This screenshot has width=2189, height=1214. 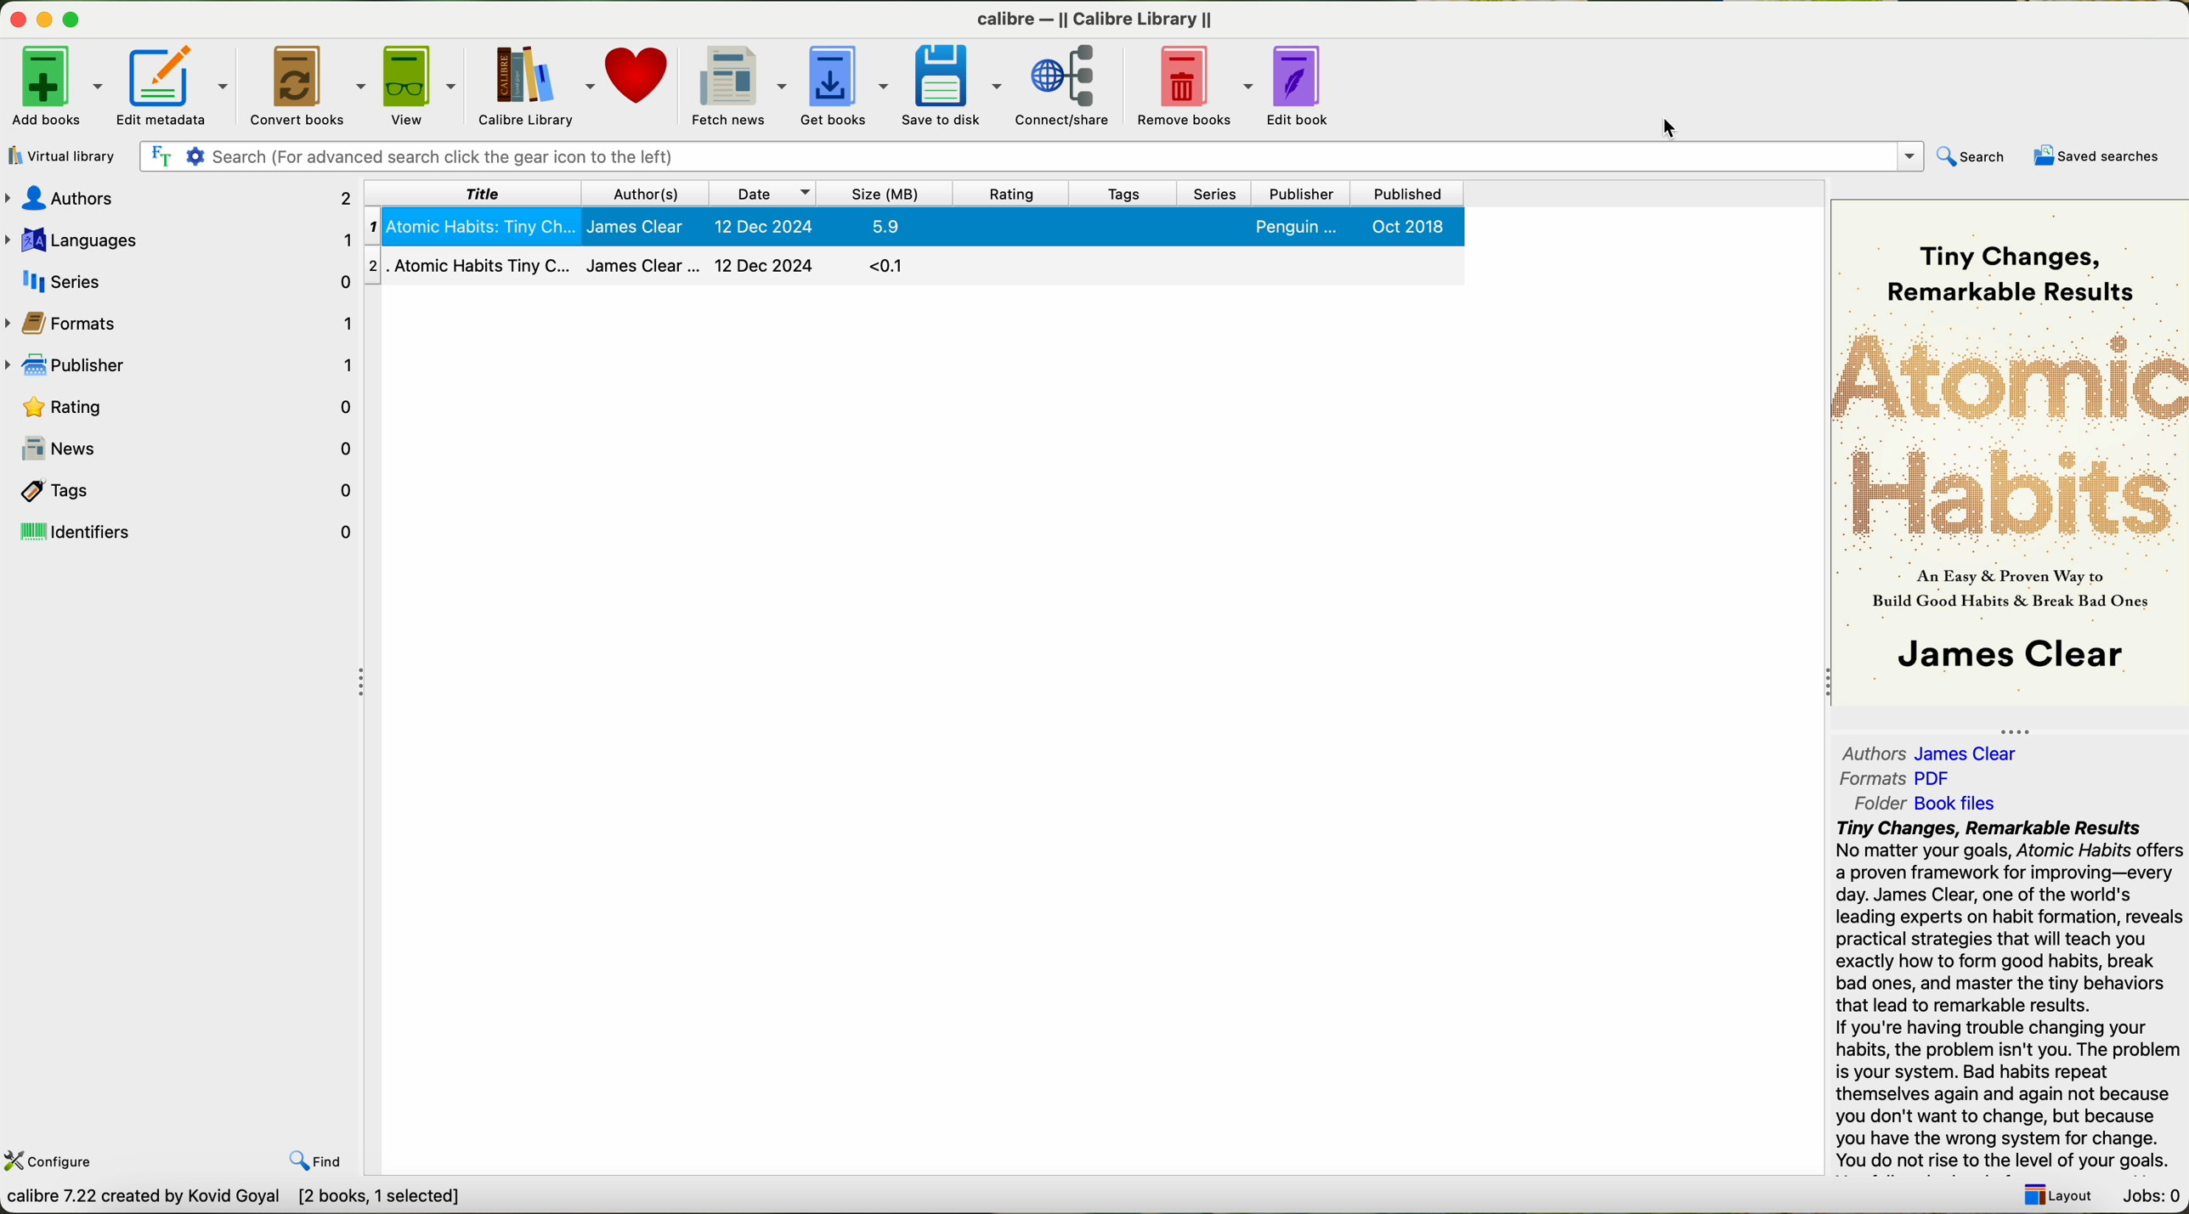 What do you see at coordinates (645, 265) in the screenshot?
I see `James Clear ` at bounding box center [645, 265].